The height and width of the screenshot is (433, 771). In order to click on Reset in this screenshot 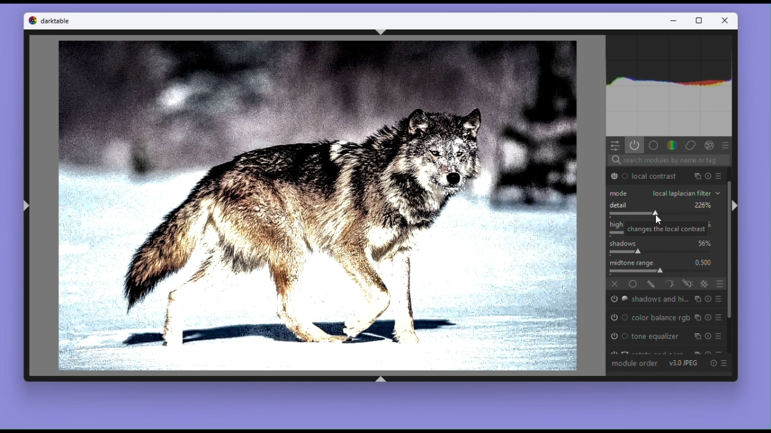, I will do `click(708, 336)`.